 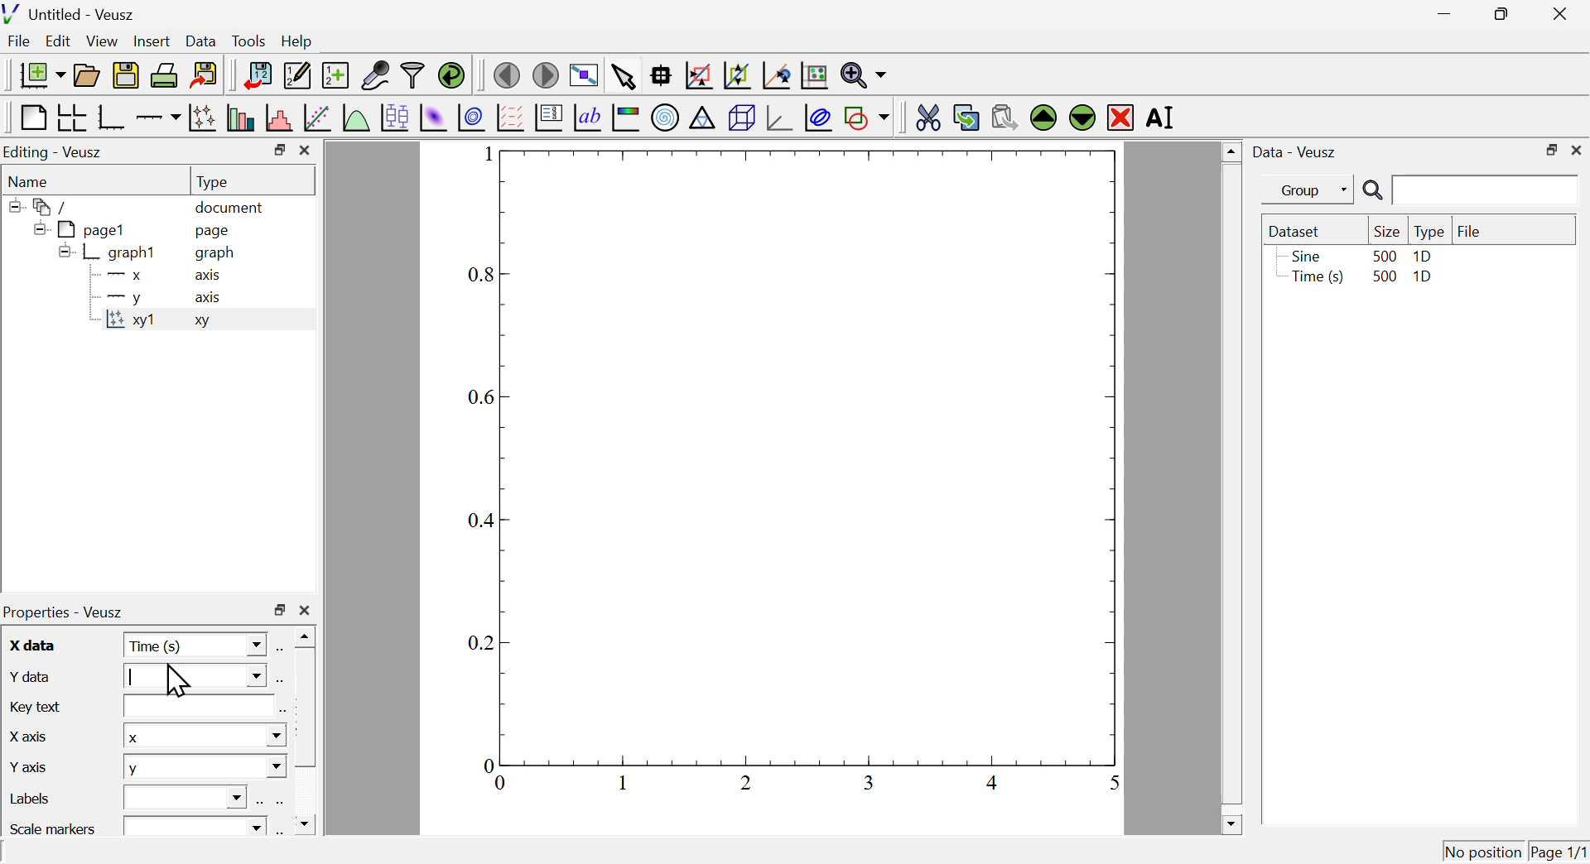 What do you see at coordinates (549, 120) in the screenshot?
I see `plot key` at bounding box center [549, 120].